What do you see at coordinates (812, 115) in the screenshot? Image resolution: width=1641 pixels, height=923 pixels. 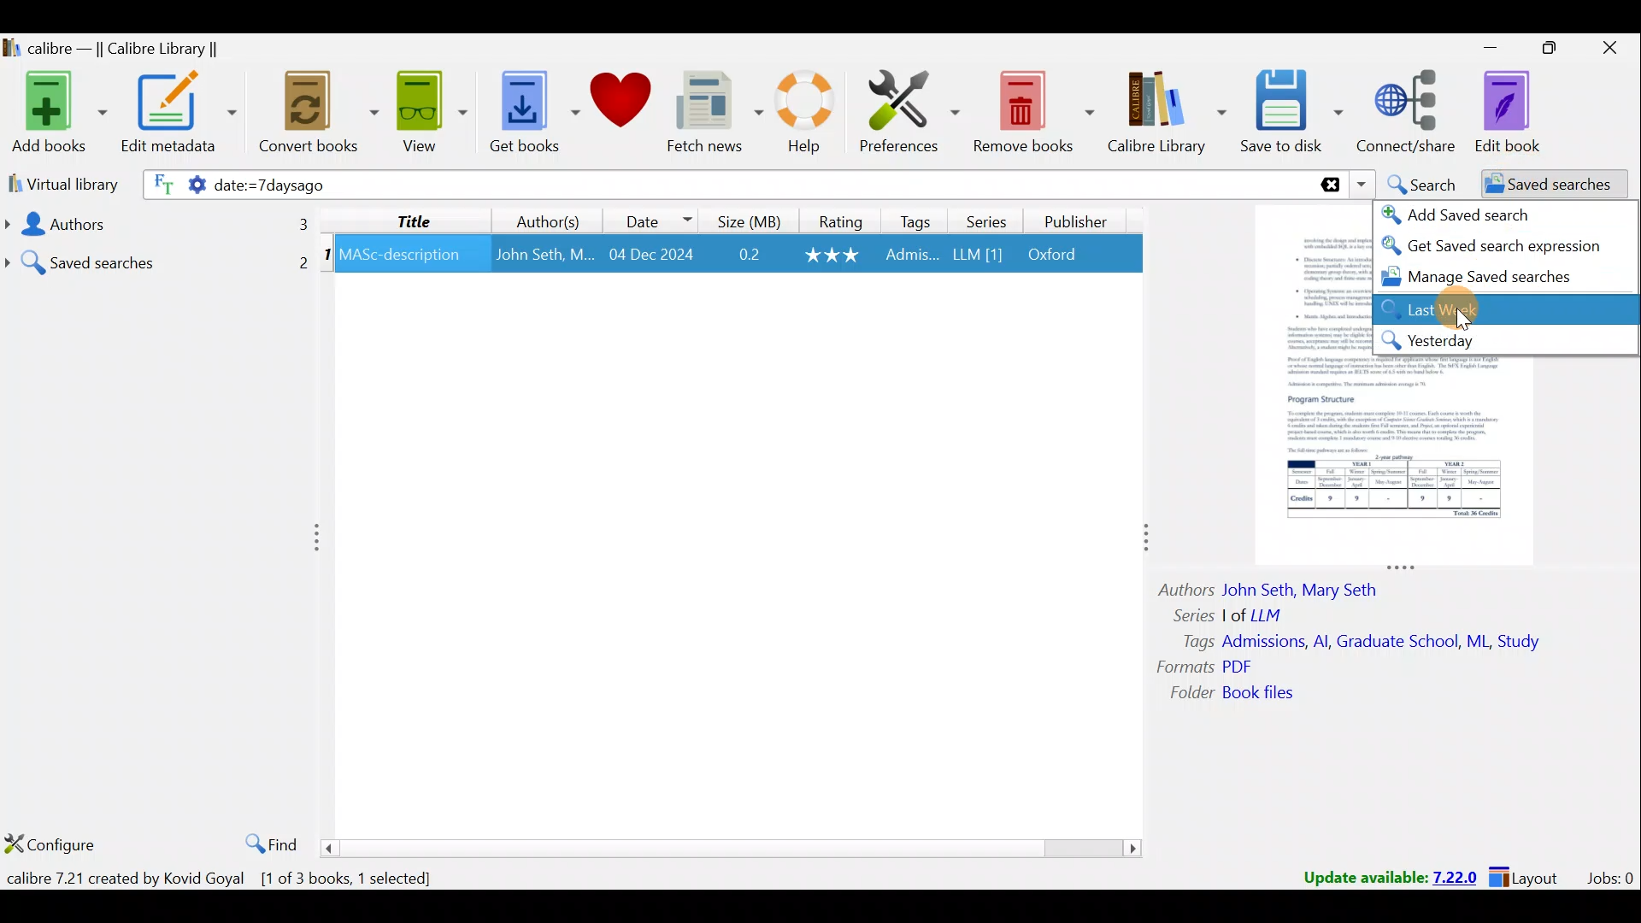 I see `Help` at bounding box center [812, 115].